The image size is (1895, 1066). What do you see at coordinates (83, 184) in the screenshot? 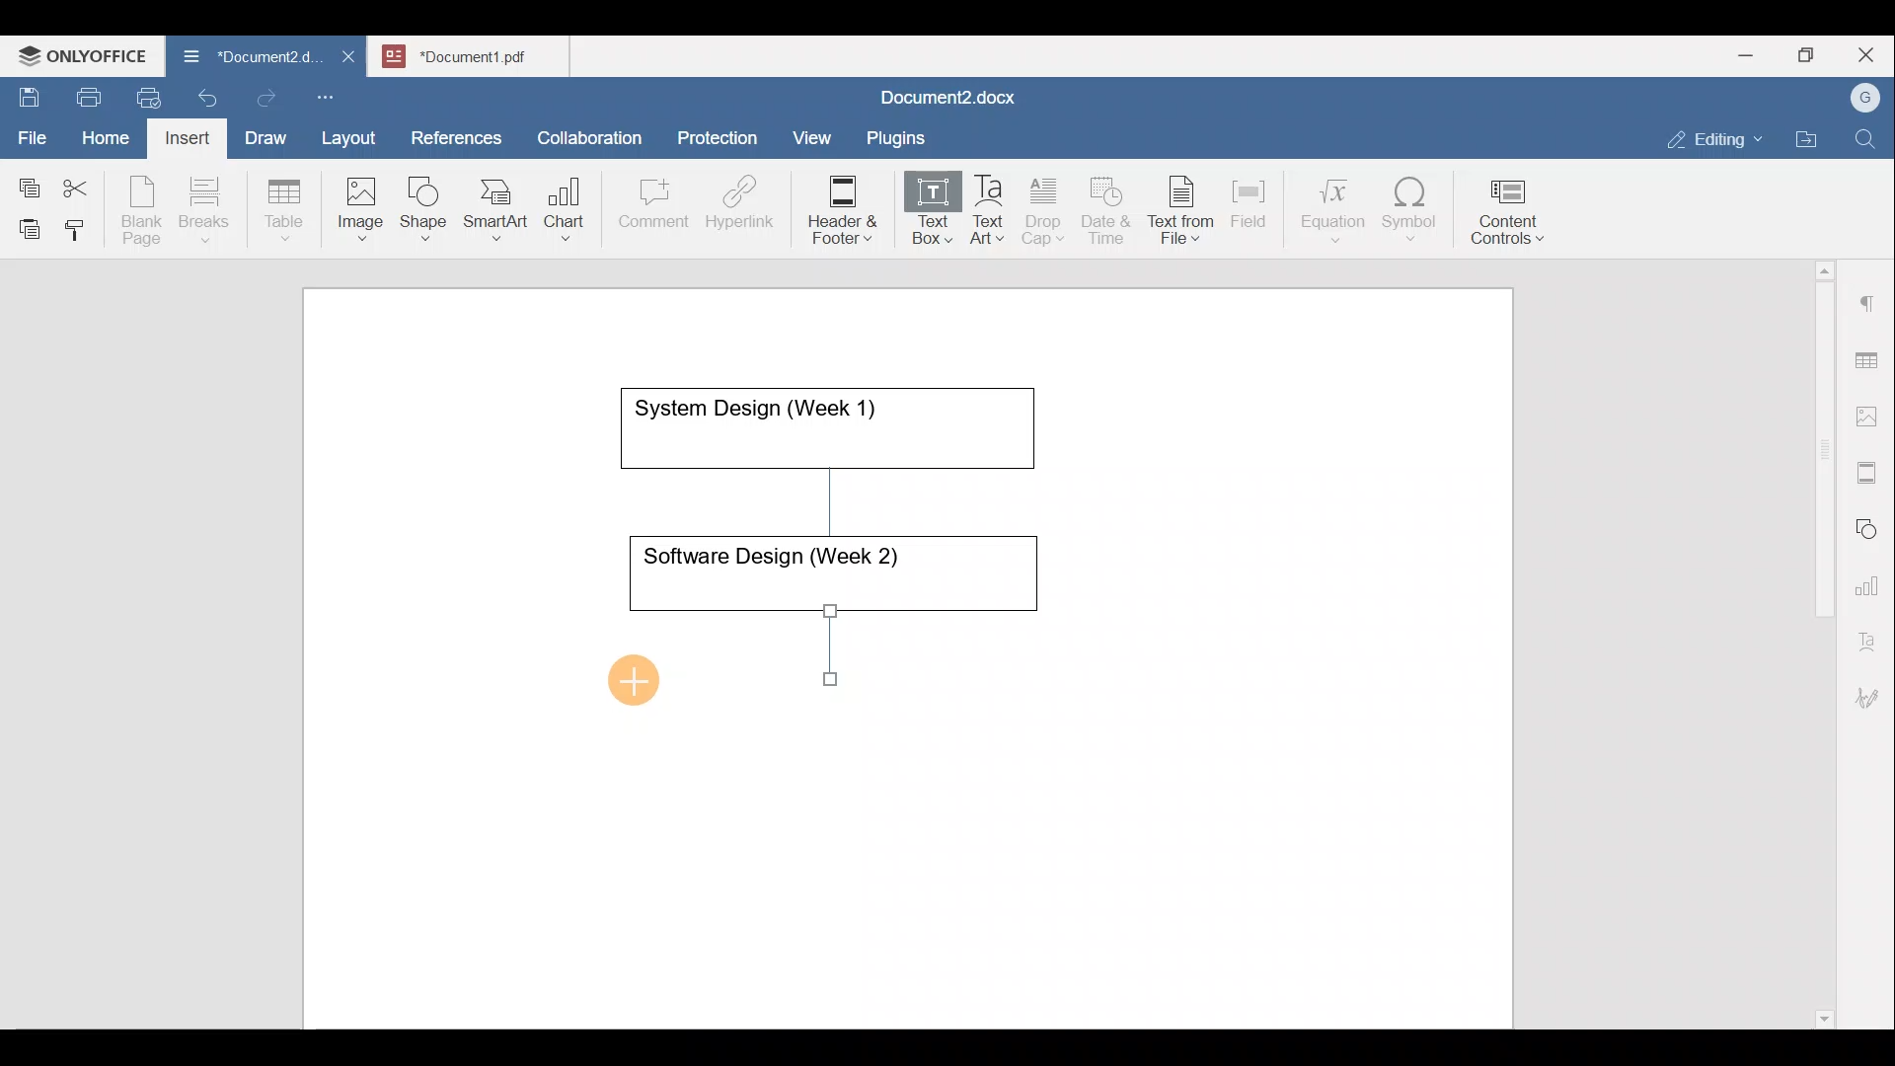
I see `Cut` at bounding box center [83, 184].